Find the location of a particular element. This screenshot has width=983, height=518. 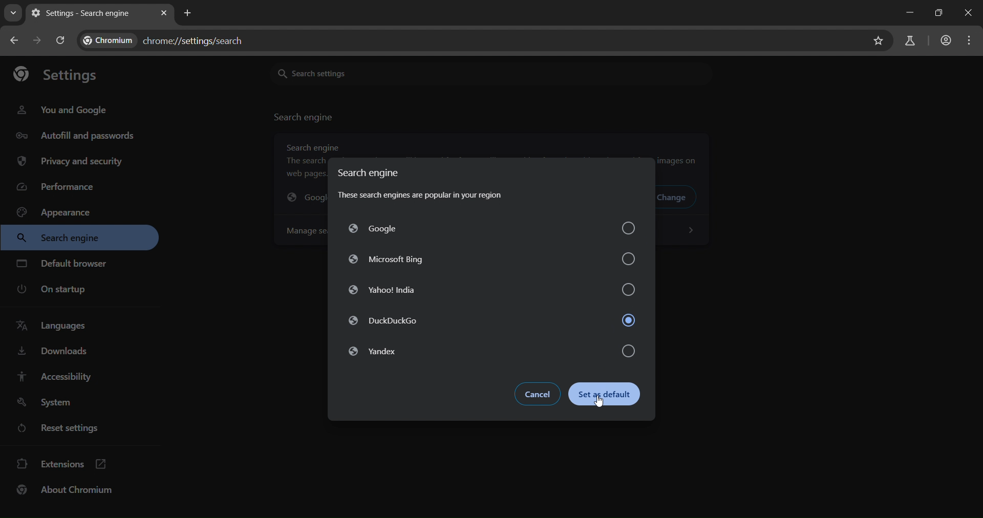

cancel is located at coordinates (540, 395).